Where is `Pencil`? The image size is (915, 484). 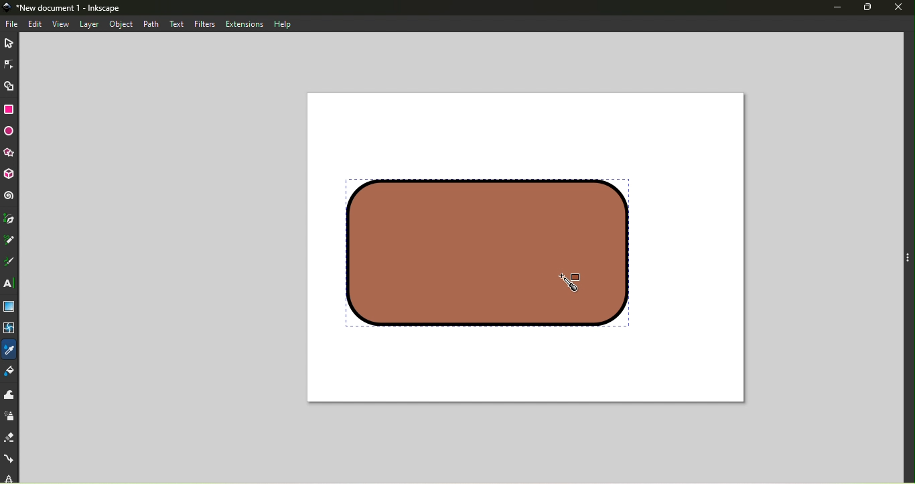 Pencil is located at coordinates (11, 241).